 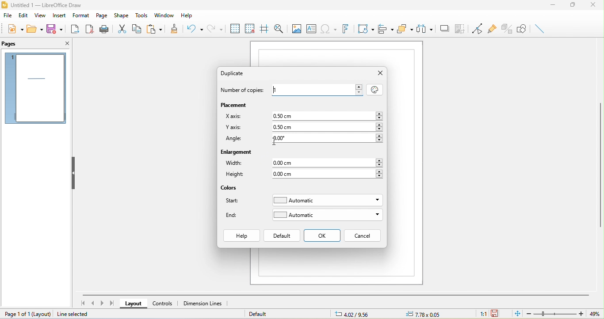 What do you see at coordinates (311, 28) in the screenshot?
I see `text box` at bounding box center [311, 28].